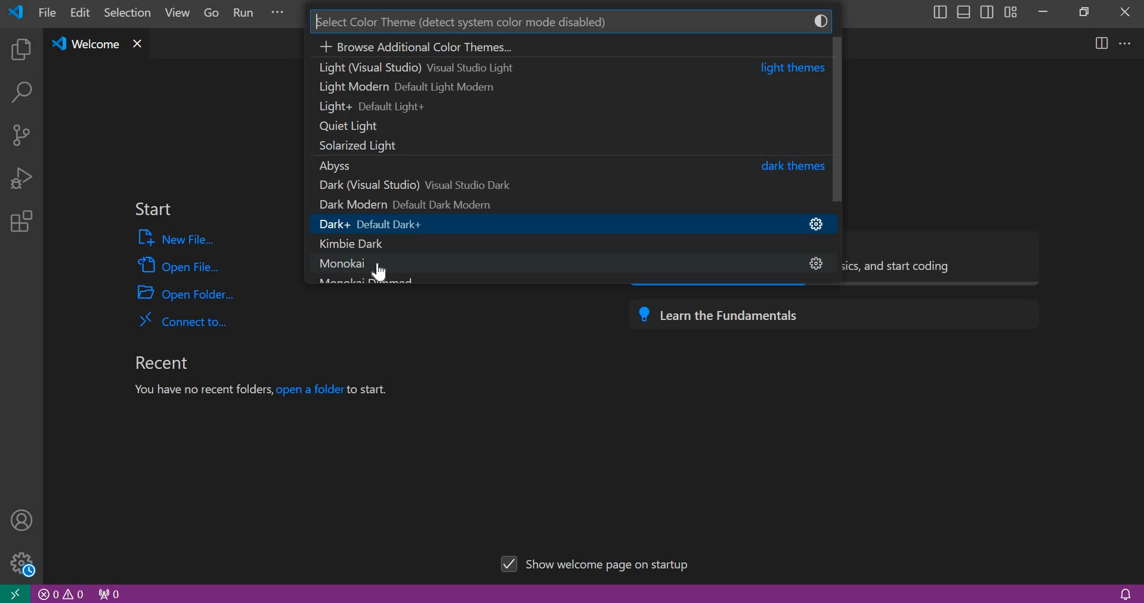 This screenshot has height=603, width=1144. Describe the element at coordinates (128, 12) in the screenshot. I see `selection` at that location.